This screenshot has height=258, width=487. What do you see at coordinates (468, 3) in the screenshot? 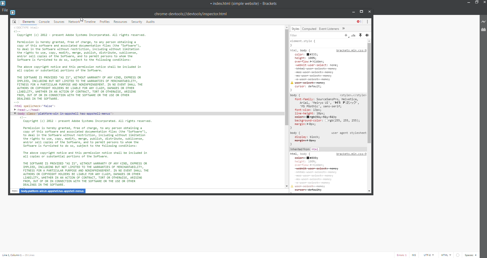
I see `minimize` at bounding box center [468, 3].